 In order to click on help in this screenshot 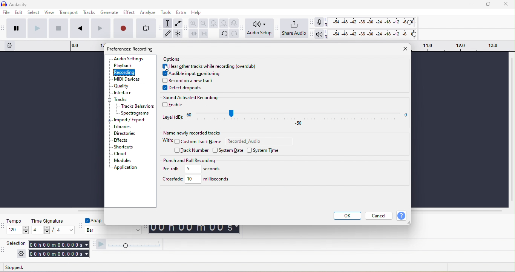, I will do `click(196, 12)`.